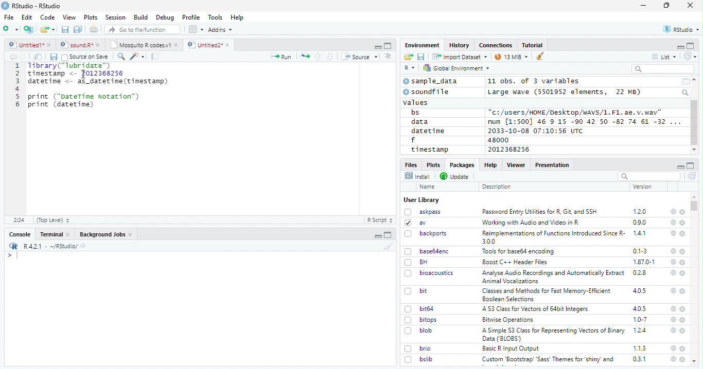 The width and height of the screenshot is (703, 369). I want to click on bs, so click(415, 113).